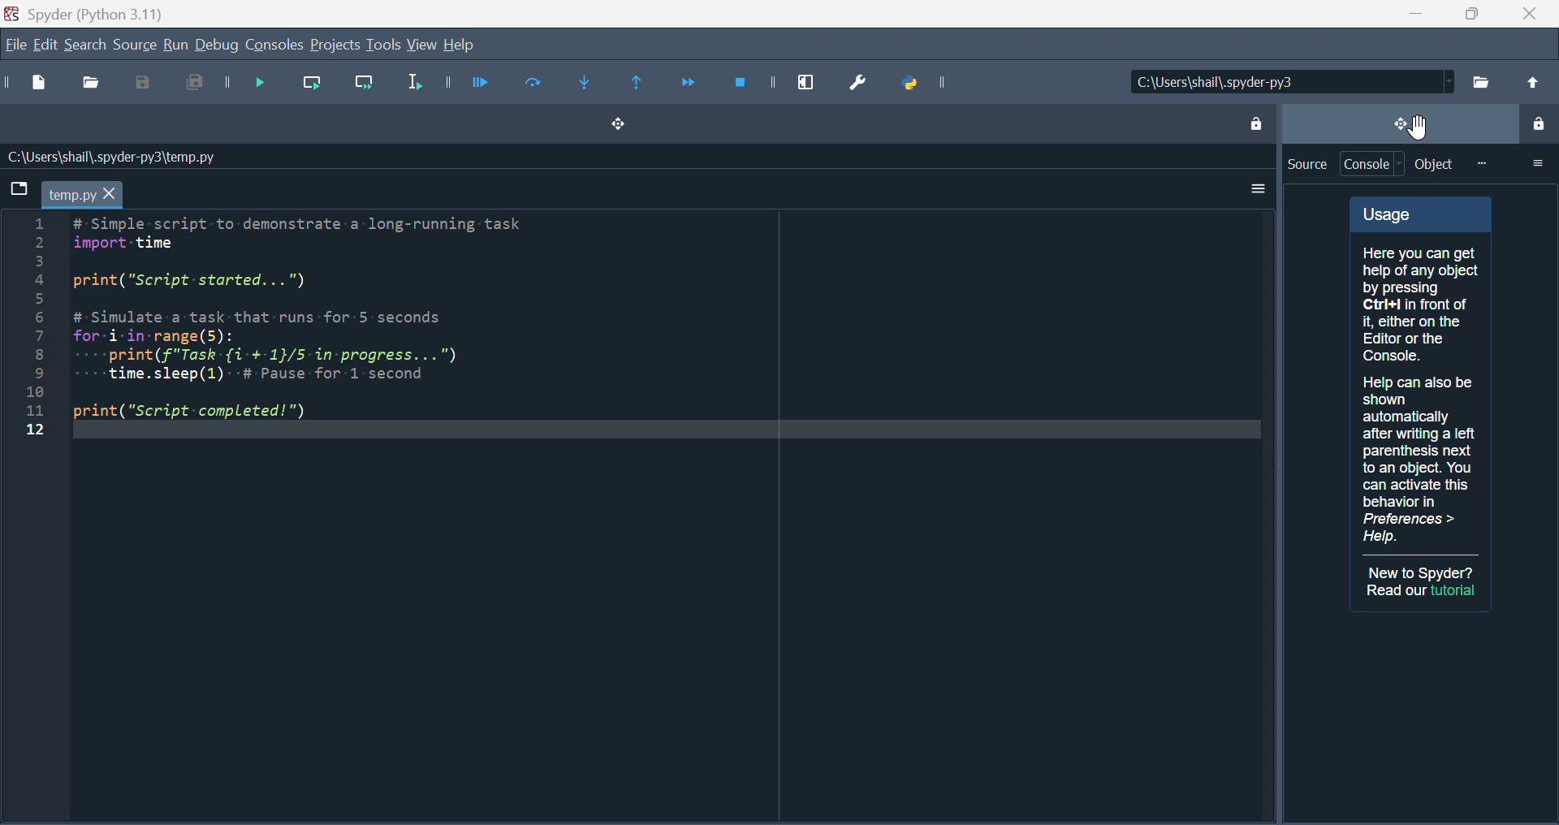 This screenshot has height=825, width=1559. I want to click on Close, so click(1528, 14).